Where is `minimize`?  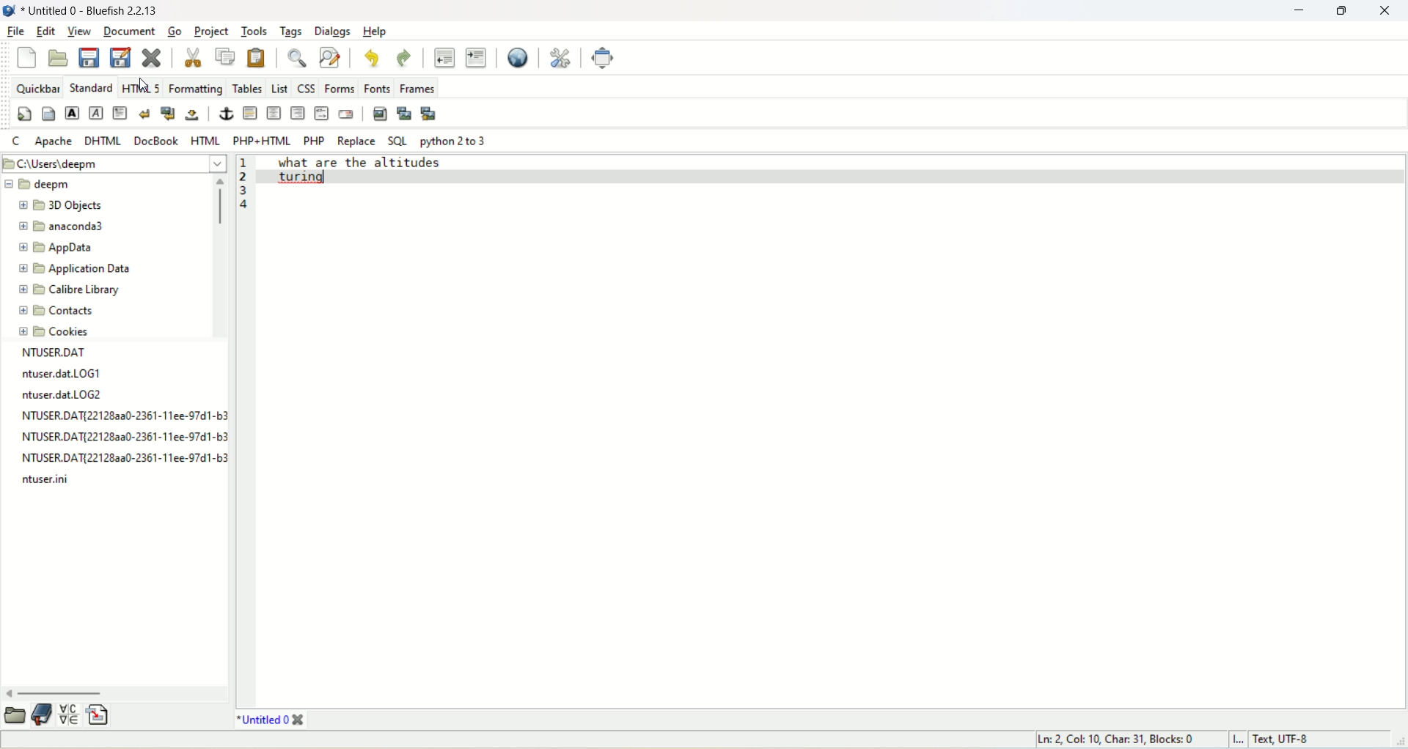 minimize is located at coordinates (1296, 11).